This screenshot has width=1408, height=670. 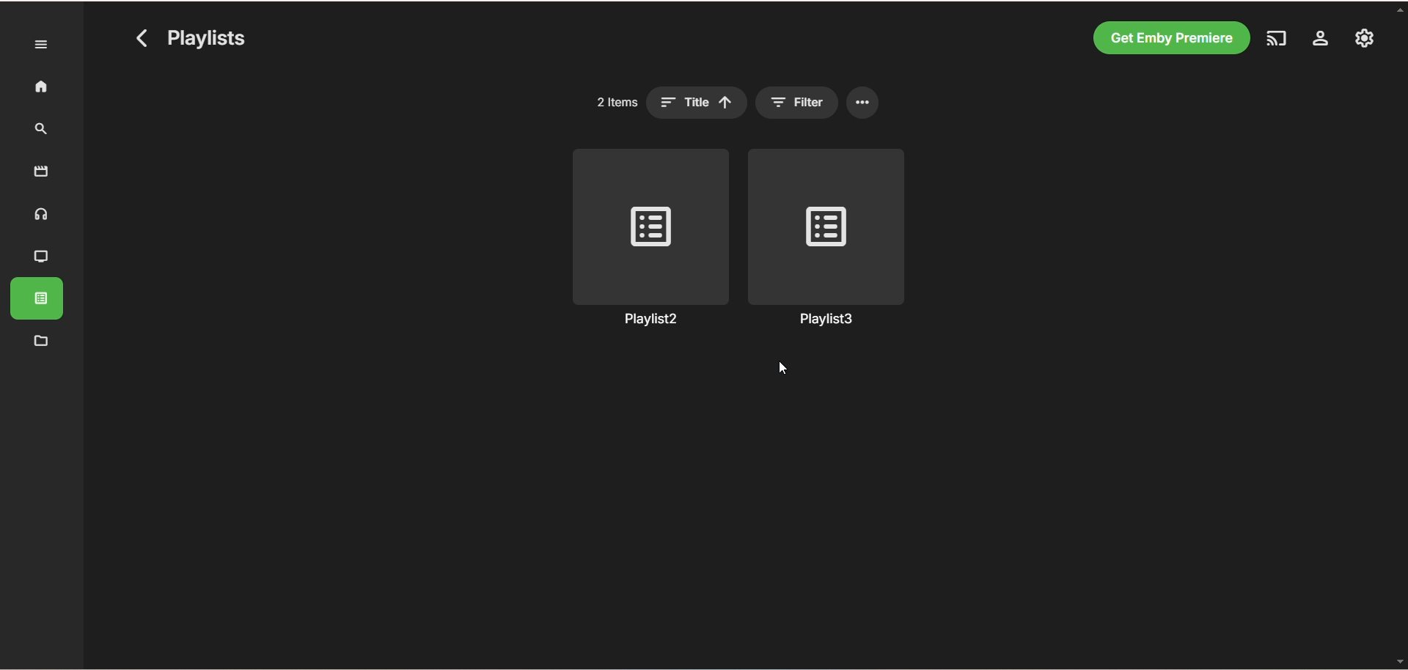 I want to click on TV shows, so click(x=42, y=258).